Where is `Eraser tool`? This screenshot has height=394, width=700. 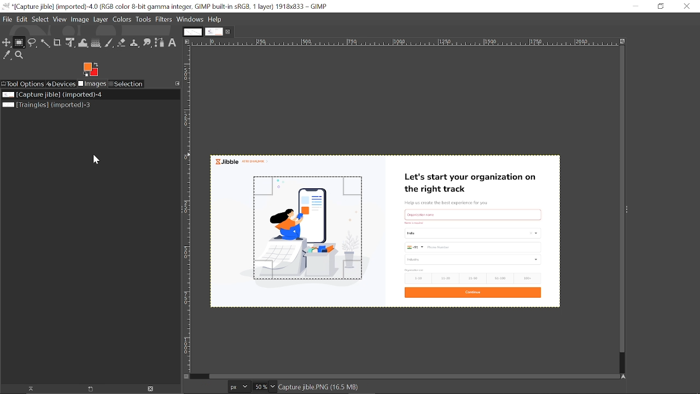
Eraser tool is located at coordinates (122, 42).